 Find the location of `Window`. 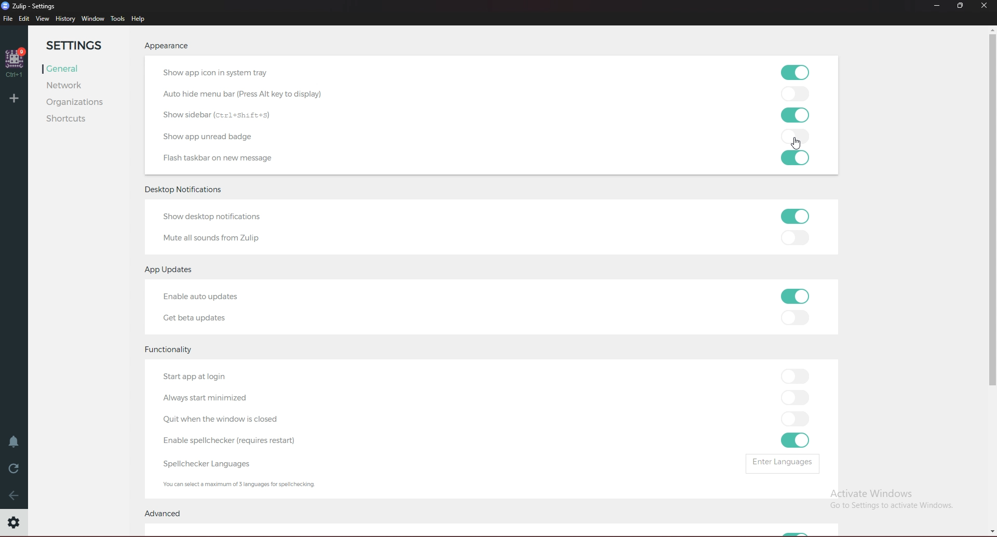

Window is located at coordinates (93, 19).